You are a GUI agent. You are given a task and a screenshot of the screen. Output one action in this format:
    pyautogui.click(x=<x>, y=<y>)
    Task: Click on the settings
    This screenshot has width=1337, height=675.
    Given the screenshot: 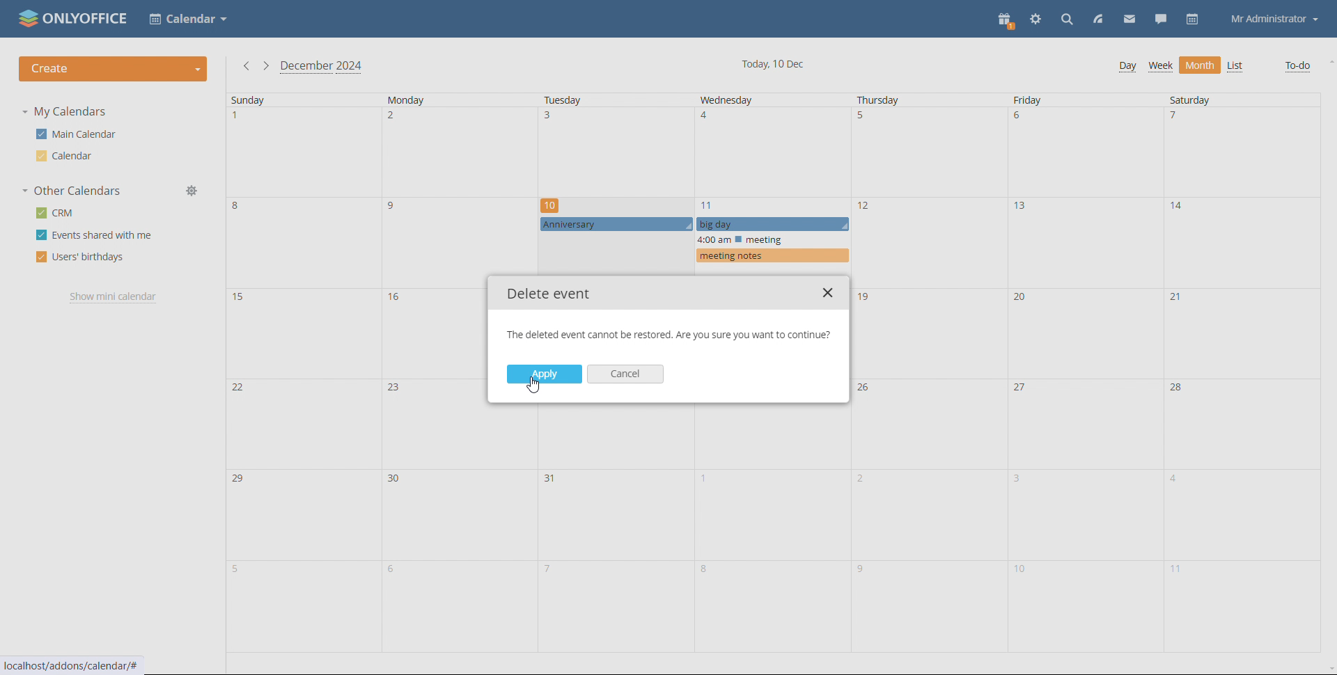 What is the action you would take?
    pyautogui.click(x=1036, y=19)
    